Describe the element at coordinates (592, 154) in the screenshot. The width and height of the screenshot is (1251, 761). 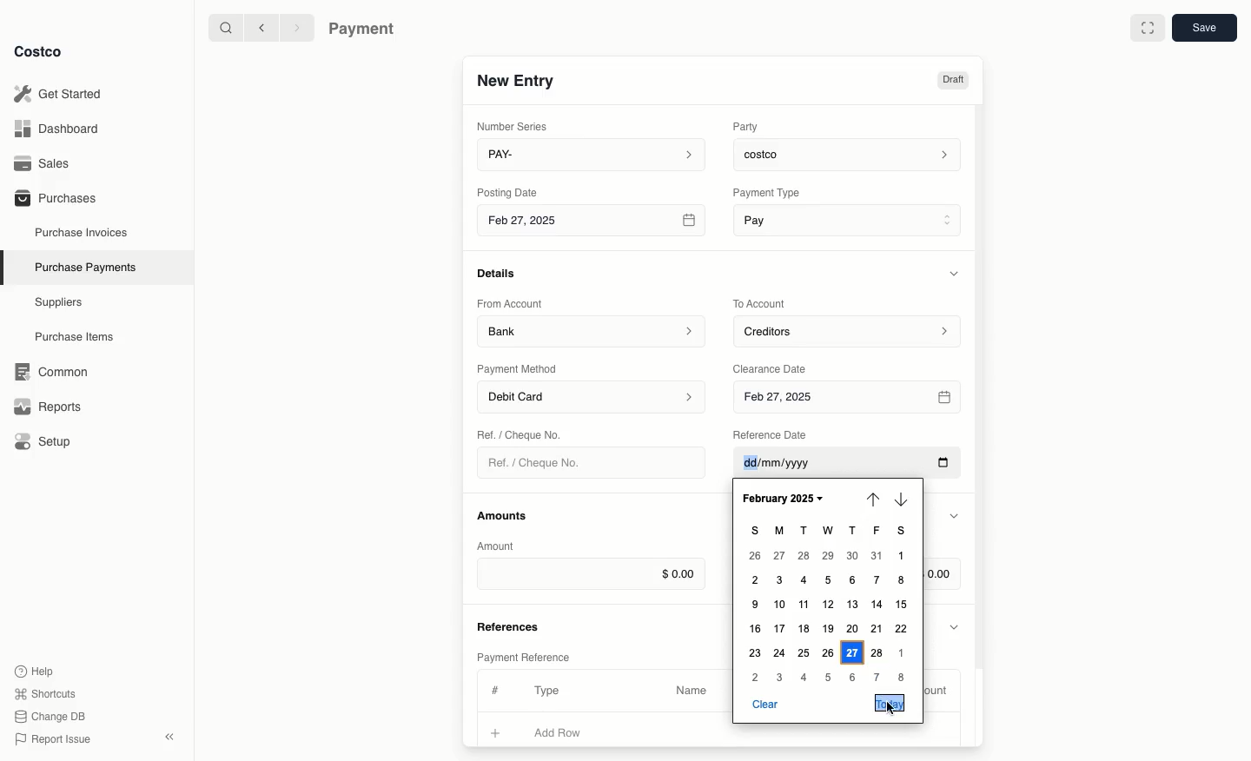
I see `PAY-` at that location.